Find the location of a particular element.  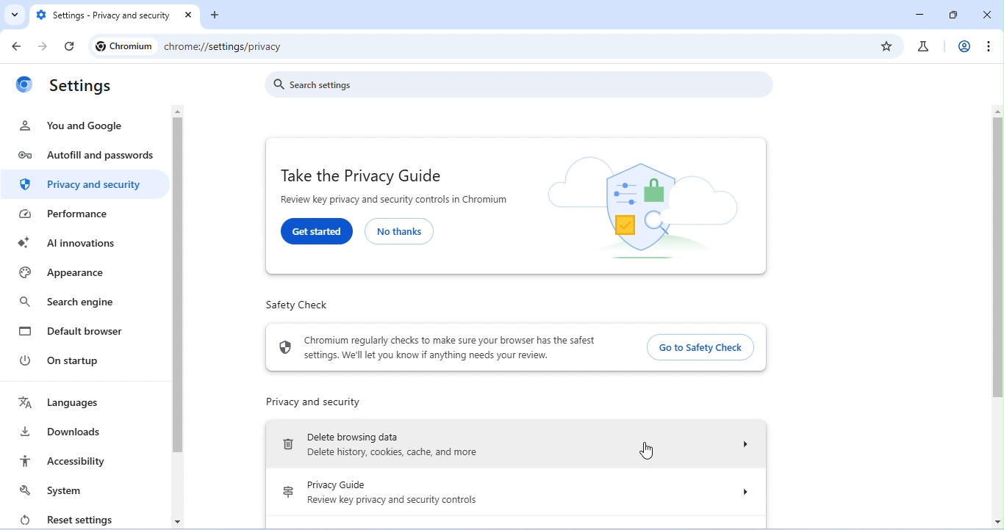

safety check is located at coordinates (298, 305).